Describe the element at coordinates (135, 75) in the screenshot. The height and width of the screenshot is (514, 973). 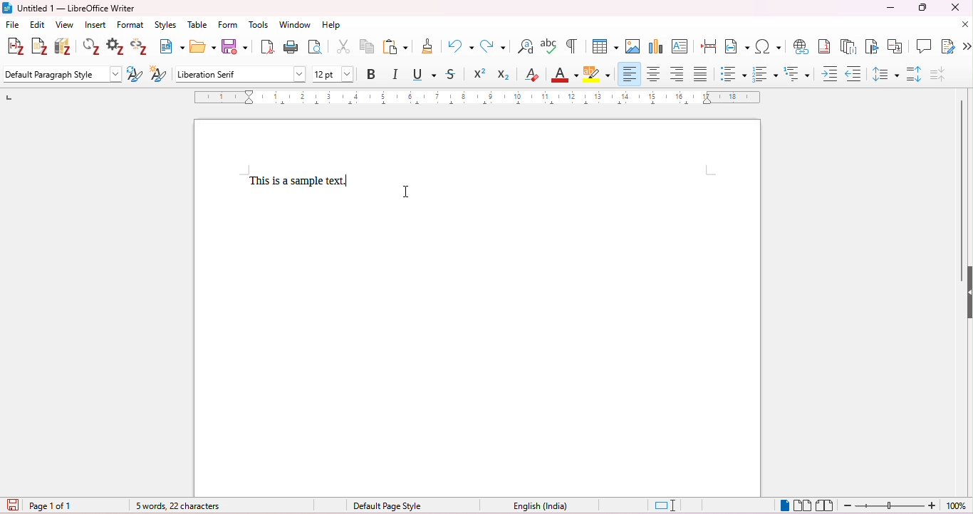
I see `update style` at that location.